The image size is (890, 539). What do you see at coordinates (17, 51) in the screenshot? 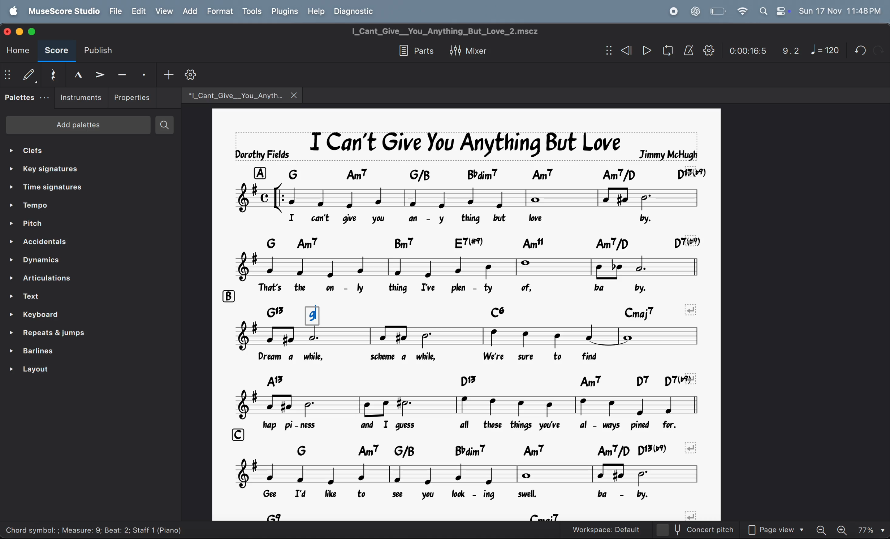
I see `home` at bounding box center [17, 51].